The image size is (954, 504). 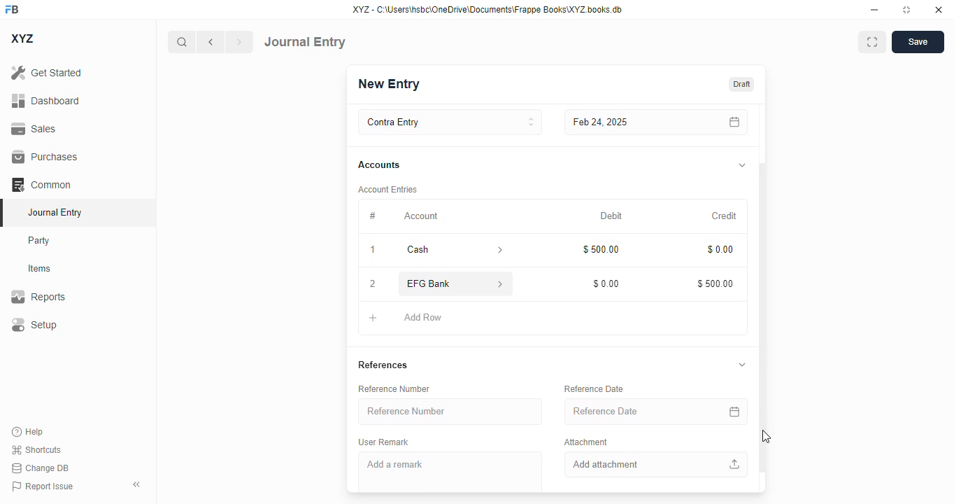 I want to click on account information, so click(x=499, y=283).